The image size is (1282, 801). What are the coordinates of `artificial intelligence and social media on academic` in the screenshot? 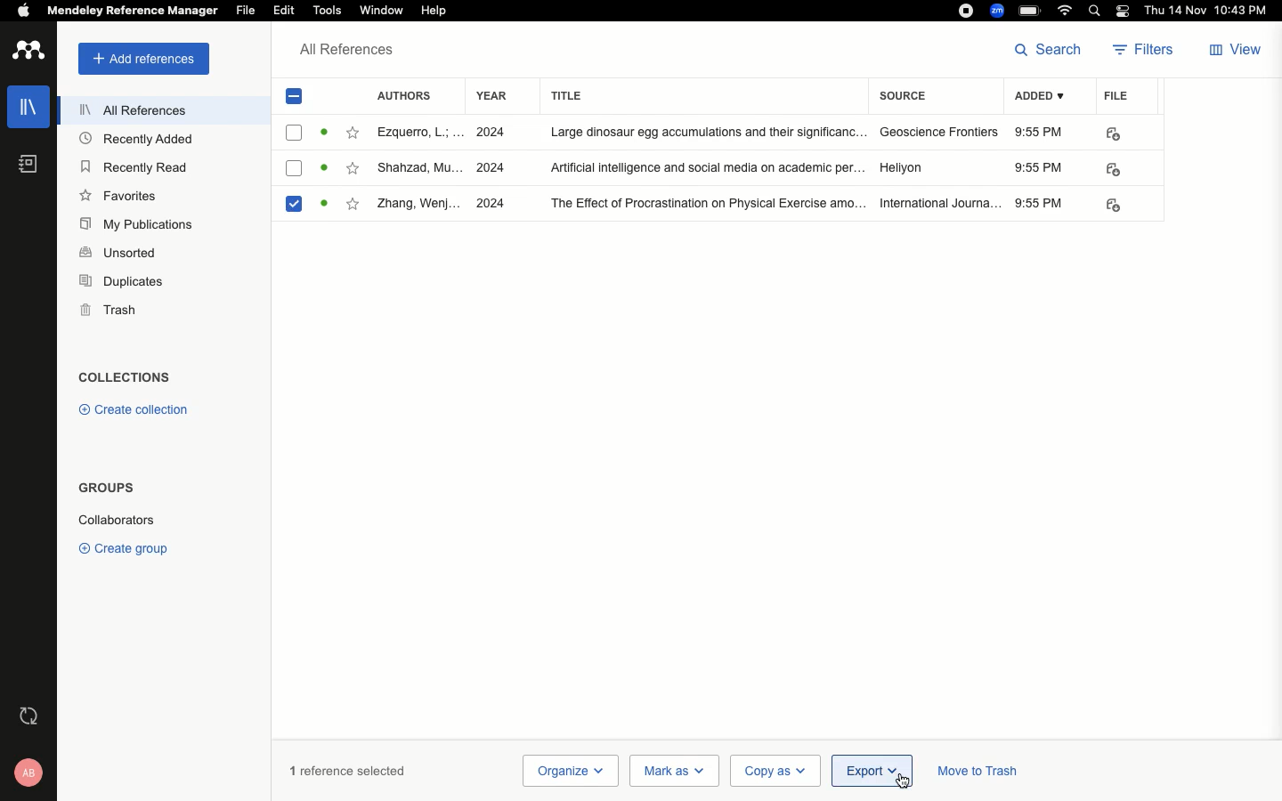 It's located at (707, 166).